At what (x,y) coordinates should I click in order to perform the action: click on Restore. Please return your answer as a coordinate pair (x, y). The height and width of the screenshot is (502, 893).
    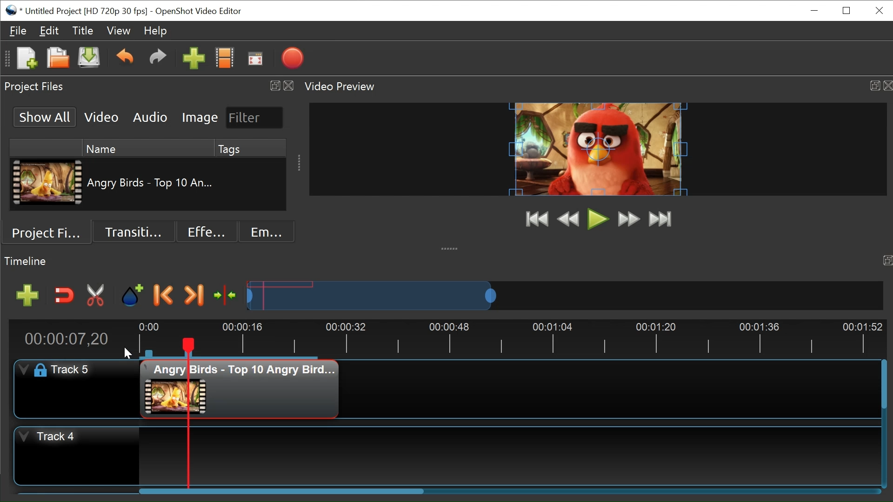
    Looking at the image, I should click on (846, 12).